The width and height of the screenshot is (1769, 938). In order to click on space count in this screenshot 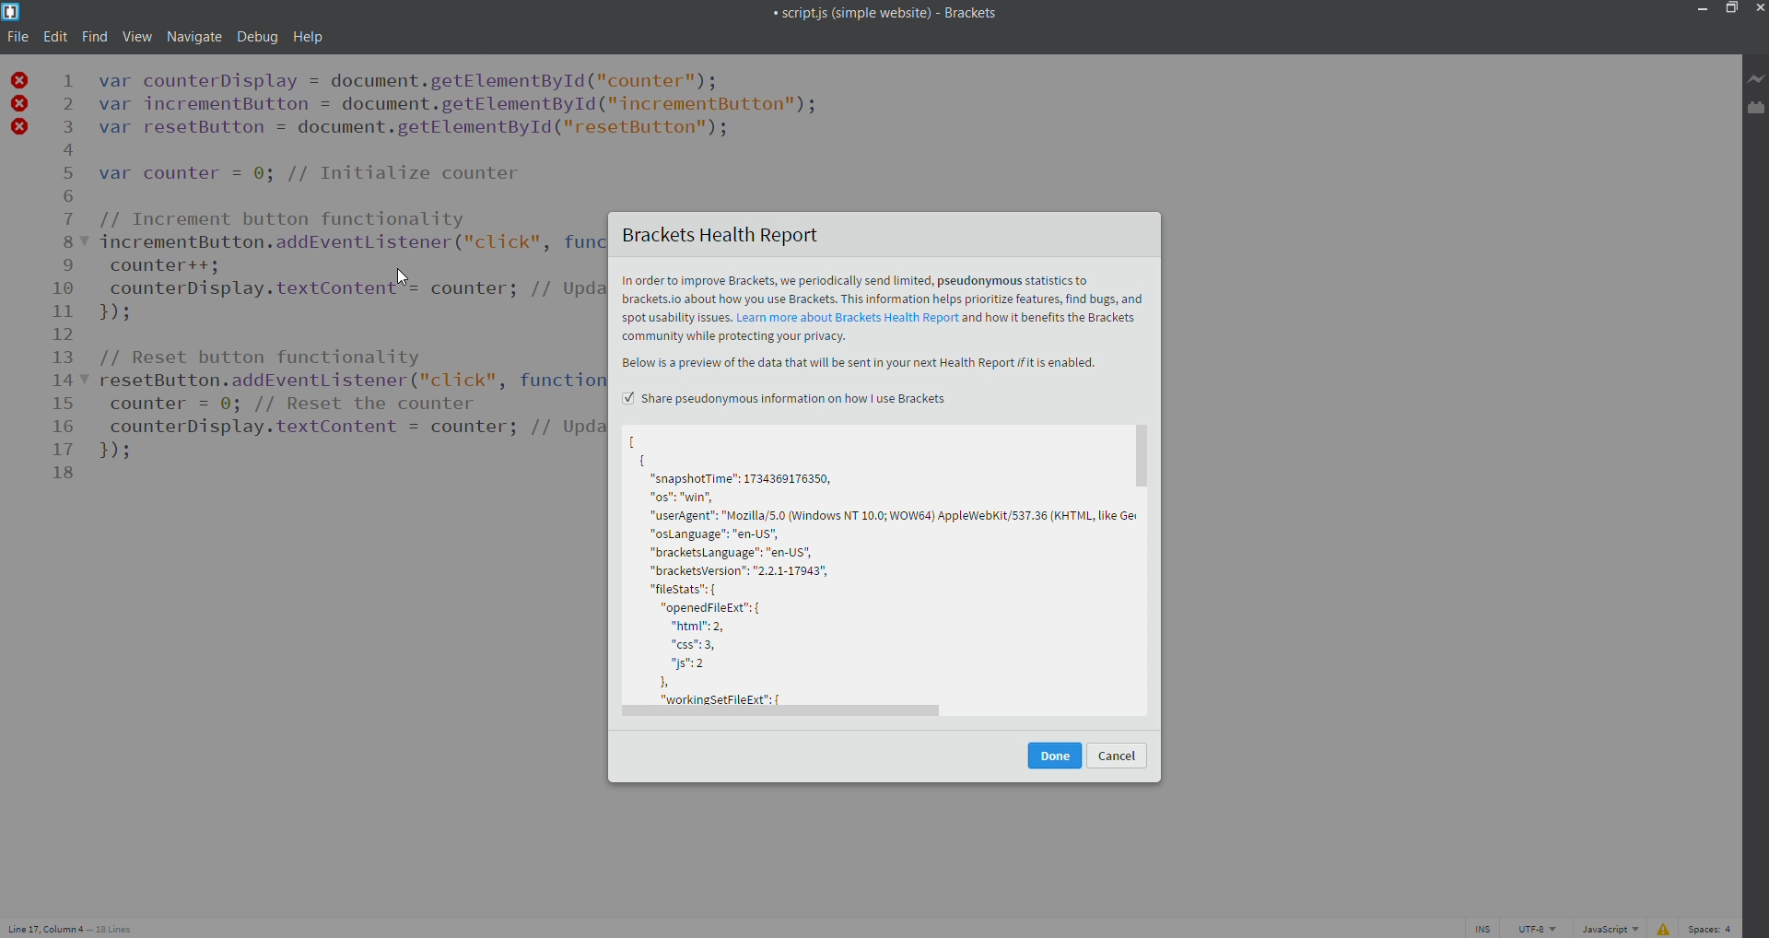, I will do `click(1711, 927)`.